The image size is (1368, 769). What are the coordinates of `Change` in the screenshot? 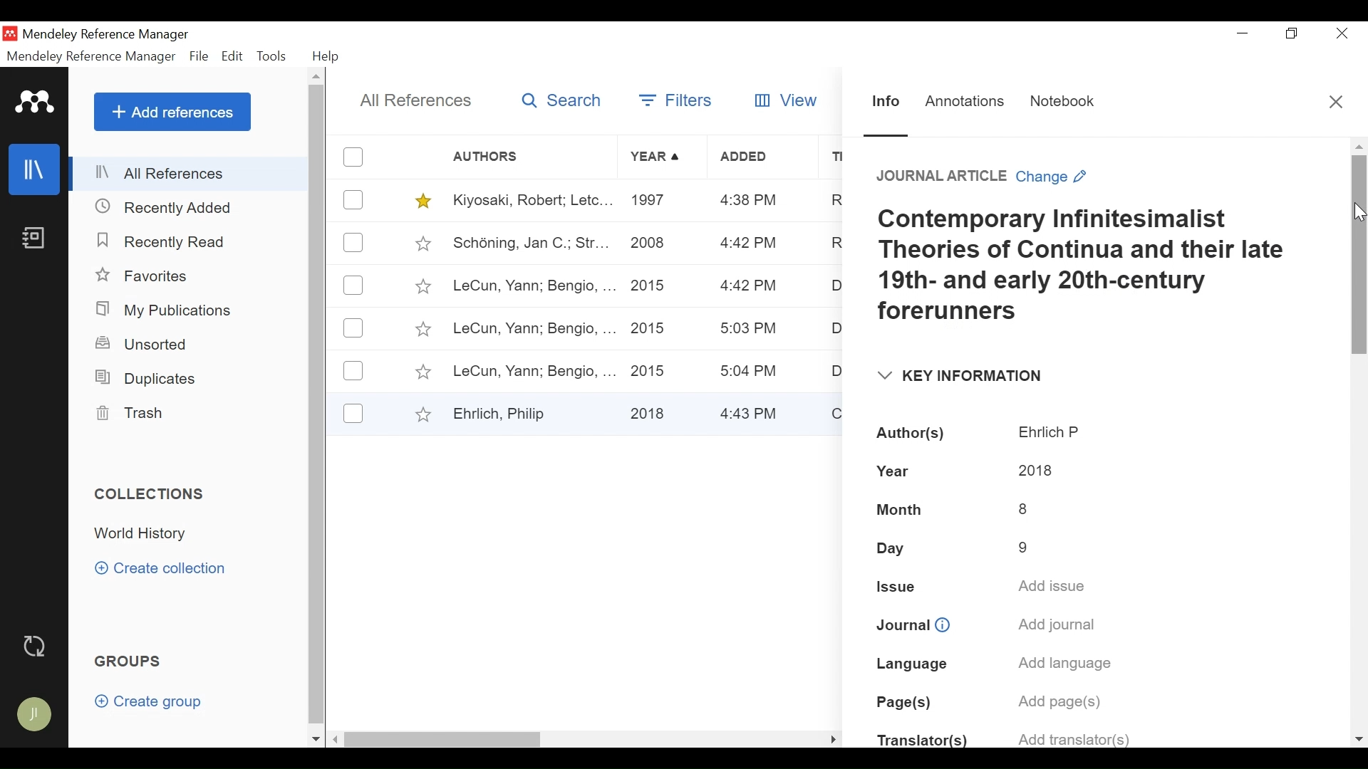 It's located at (1057, 177).